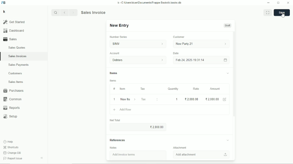 This screenshot has width=293, height=164. Describe the element at coordinates (288, 3) in the screenshot. I see `Close` at that location.